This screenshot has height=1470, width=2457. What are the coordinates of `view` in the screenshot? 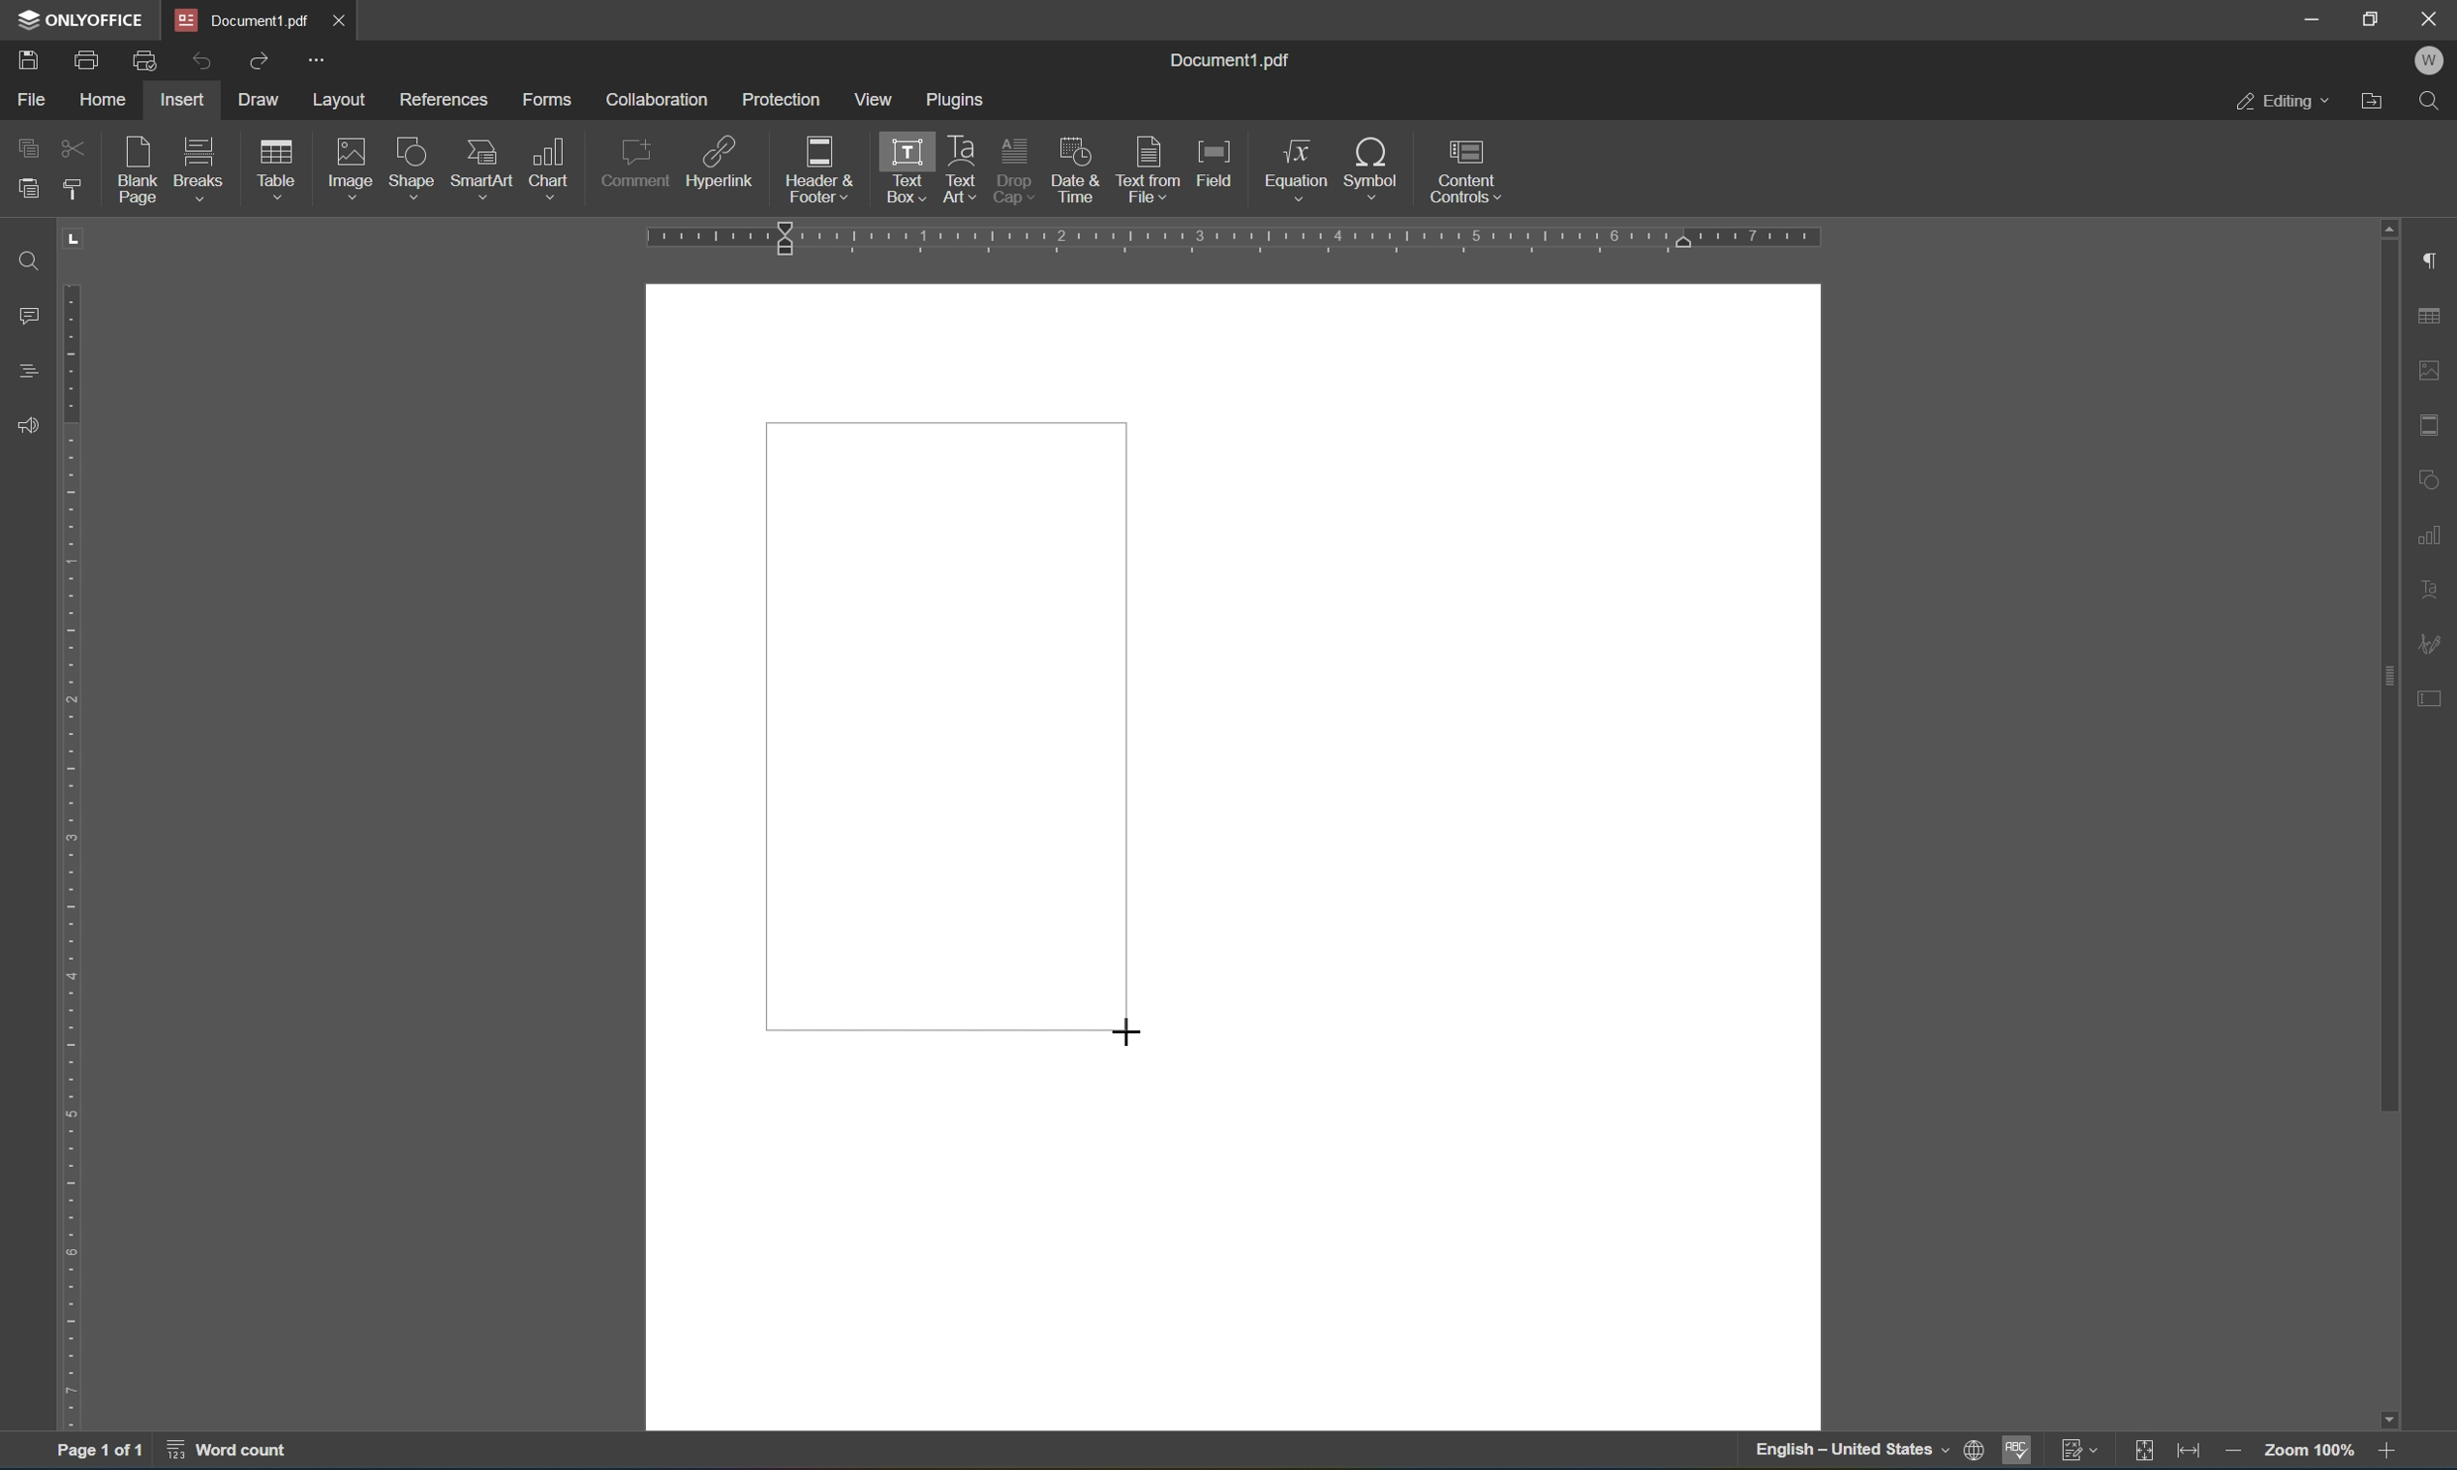 It's located at (871, 98).